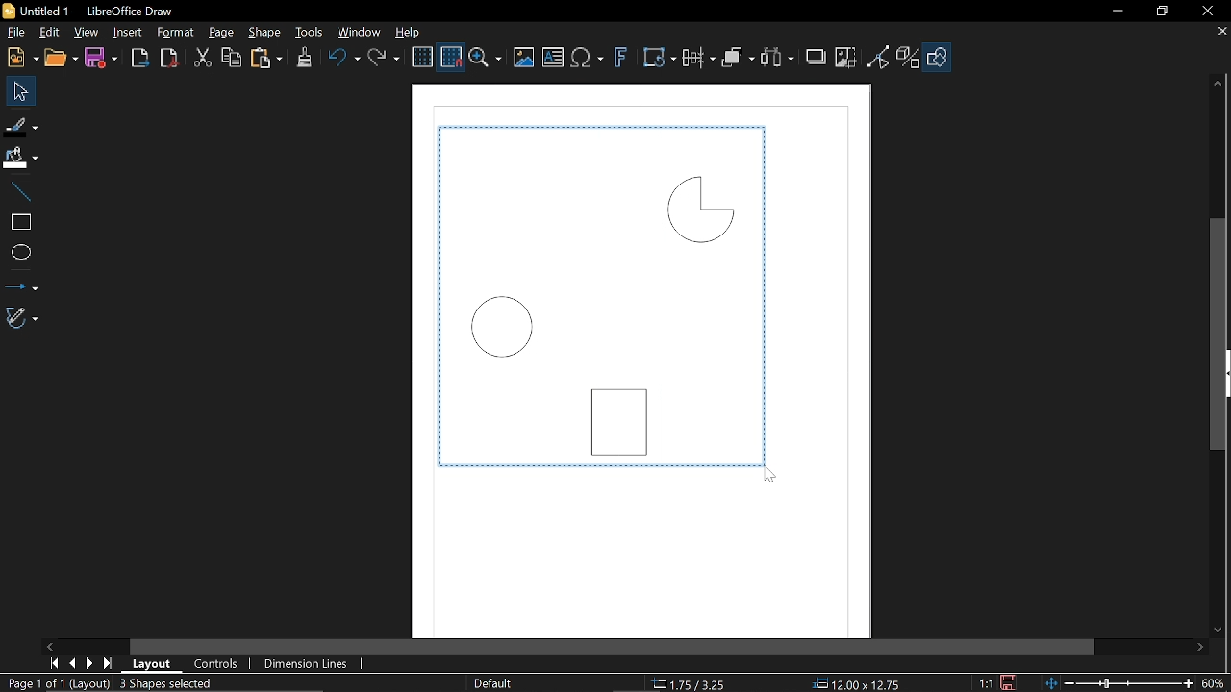 This screenshot has width=1231, height=692. Describe the element at coordinates (1218, 333) in the screenshot. I see `Vertical scrollbar` at that location.